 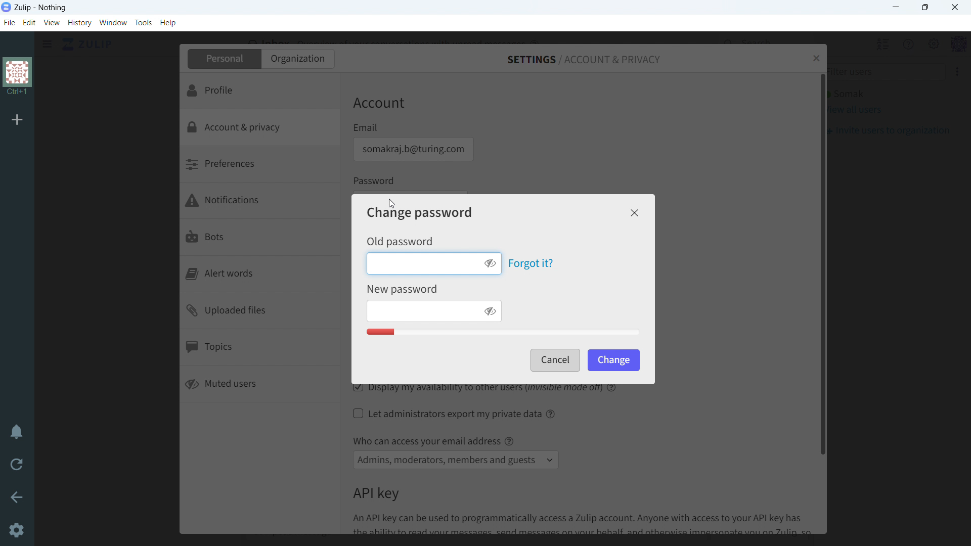 What do you see at coordinates (433, 441) in the screenshot?
I see `Who can access your email address @` at bounding box center [433, 441].